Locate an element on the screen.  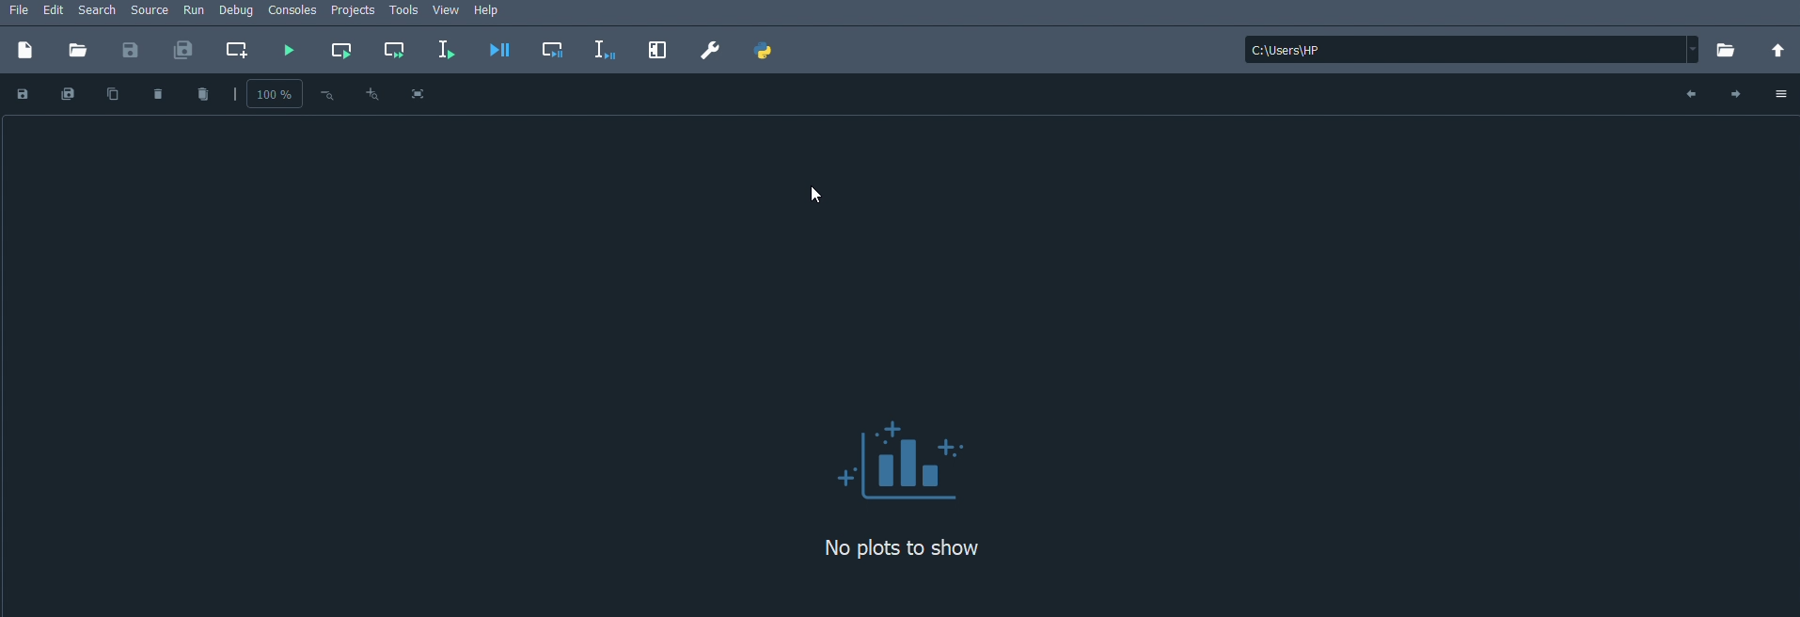
Save all files is located at coordinates (184, 50).